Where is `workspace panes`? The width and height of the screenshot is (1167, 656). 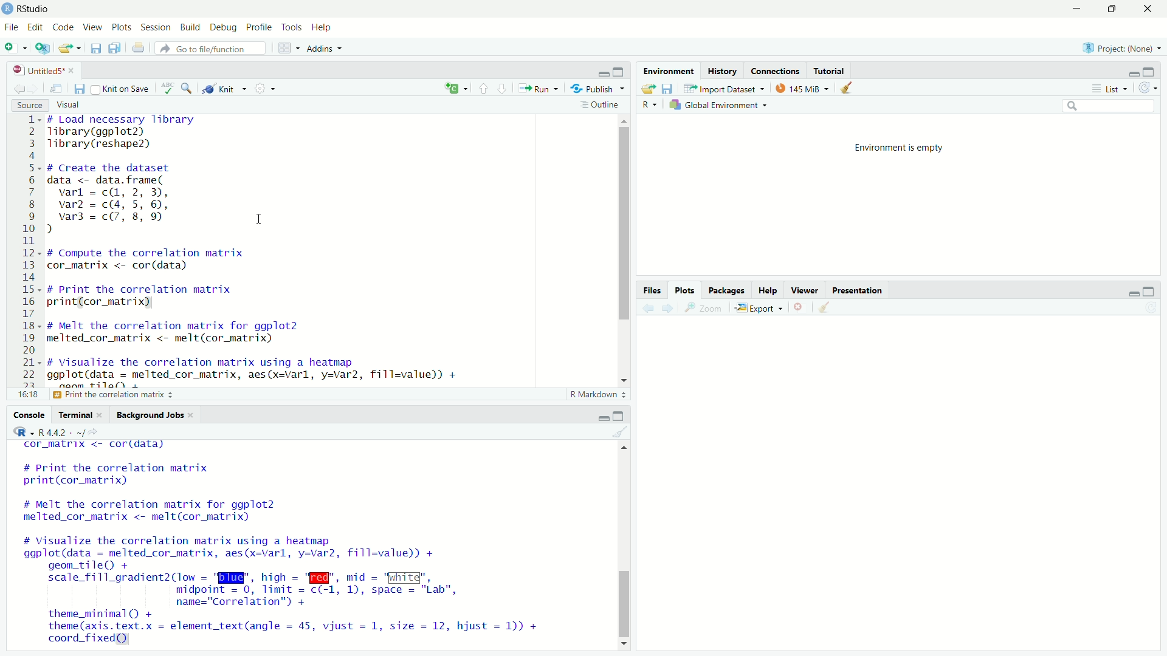
workspace panes is located at coordinates (285, 48).